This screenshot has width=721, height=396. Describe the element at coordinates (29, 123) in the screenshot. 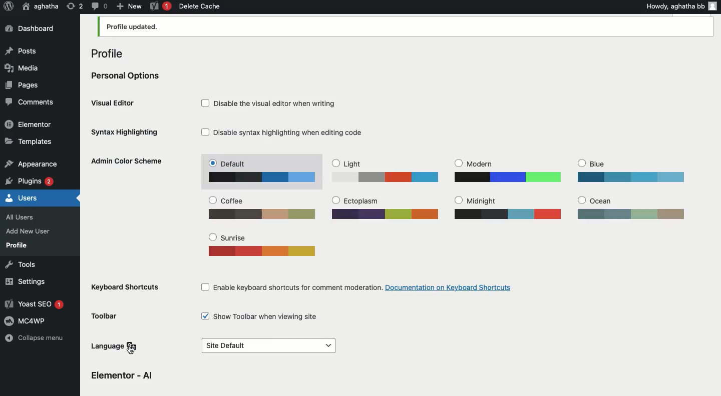

I see `Elementor` at that location.